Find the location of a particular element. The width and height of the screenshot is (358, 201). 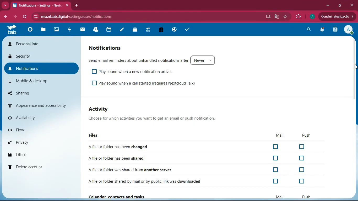

Close is located at coordinates (352, 5).